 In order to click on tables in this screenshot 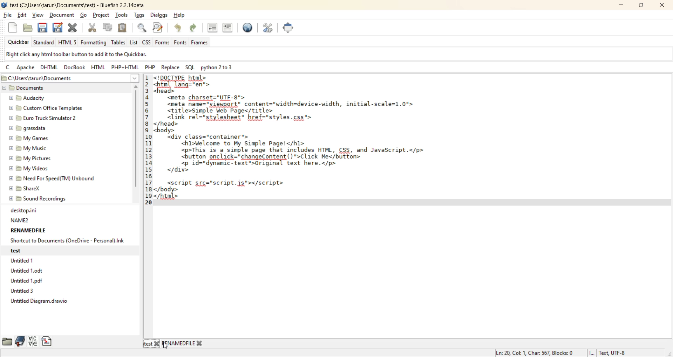, I will do `click(118, 42)`.